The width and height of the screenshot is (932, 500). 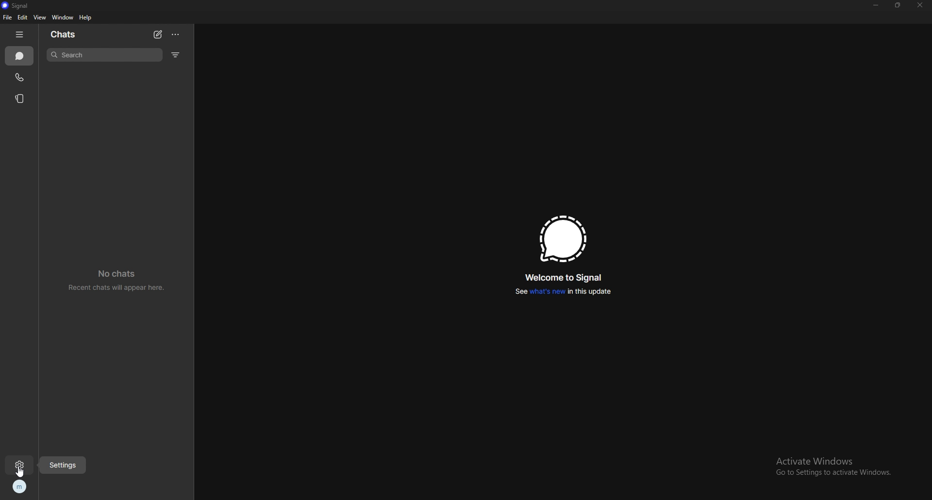 I want to click on view, so click(x=40, y=17).